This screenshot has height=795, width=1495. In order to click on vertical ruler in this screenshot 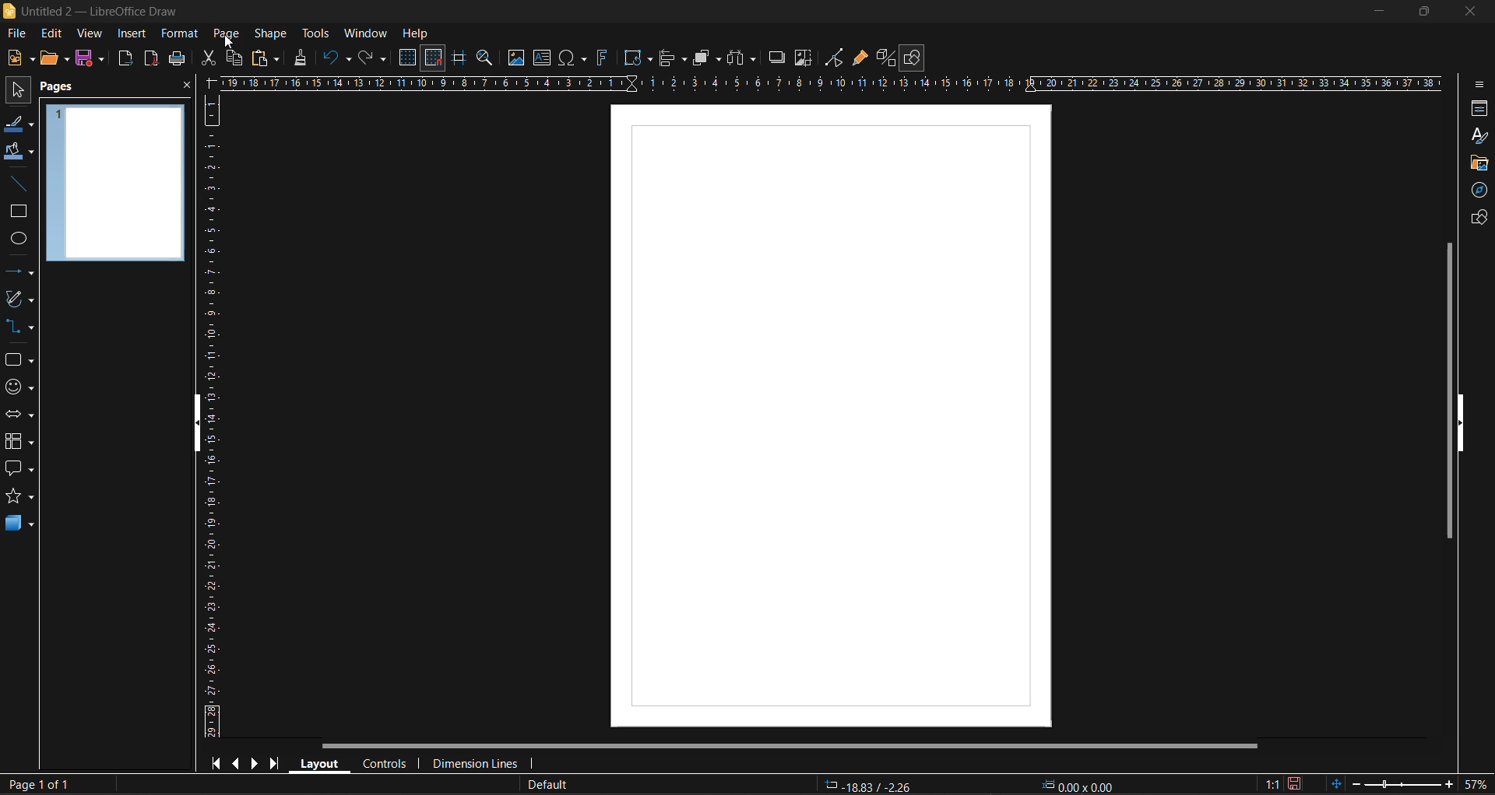, I will do `click(210, 420)`.